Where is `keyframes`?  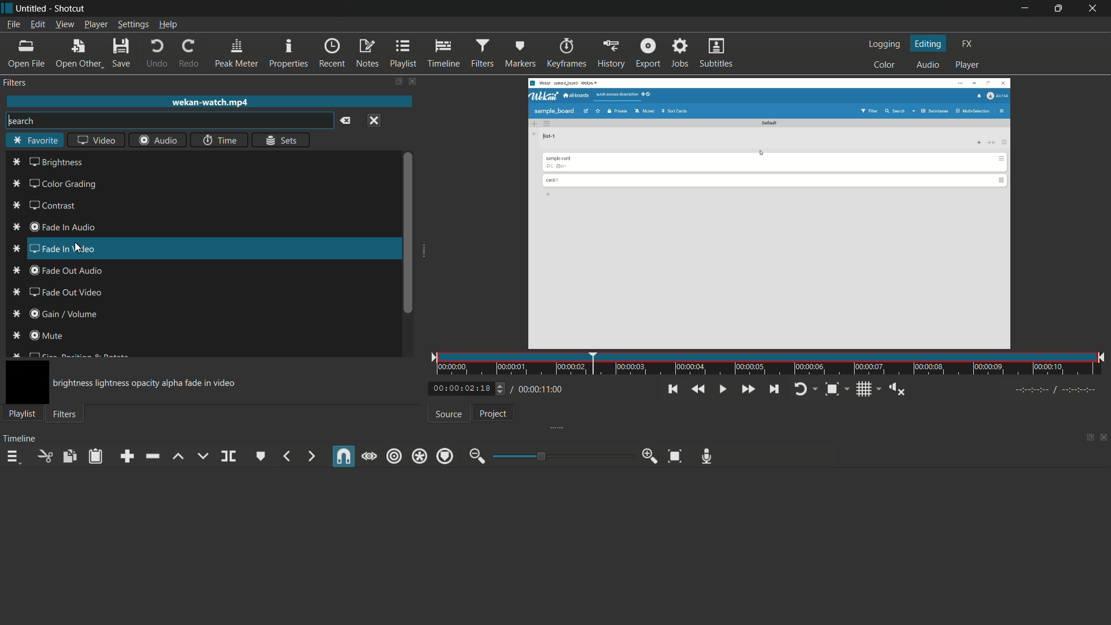
keyframes is located at coordinates (566, 54).